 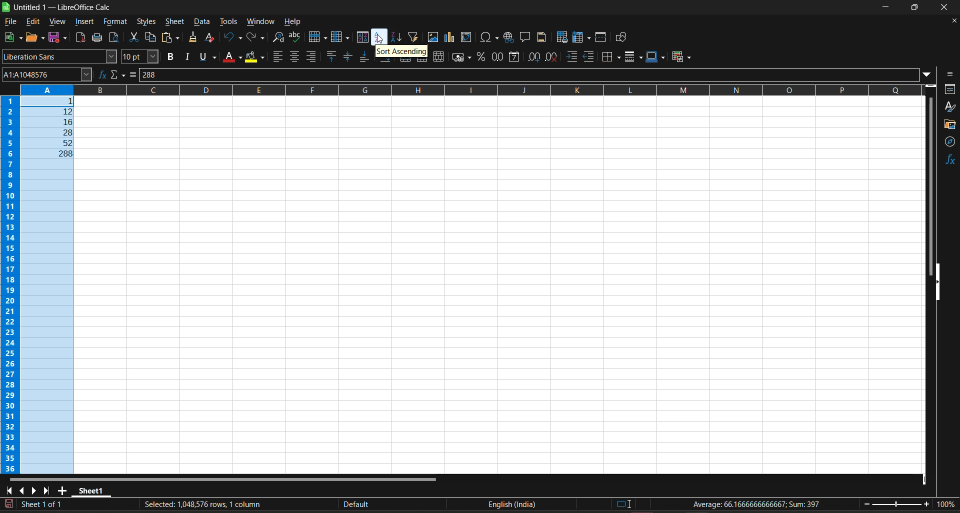 What do you see at coordinates (682, 56) in the screenshot?
I see `conditional` at bounding box center [682, 56].